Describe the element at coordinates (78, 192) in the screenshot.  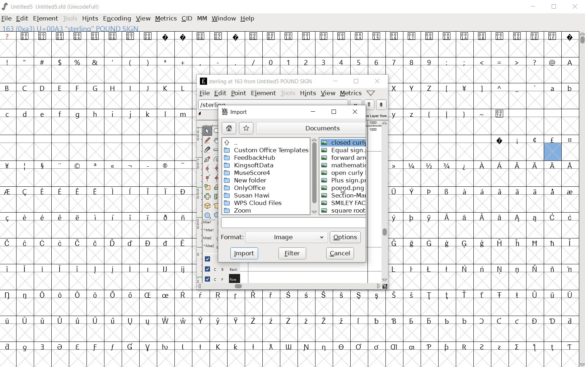
I see `Symbol` at that location.